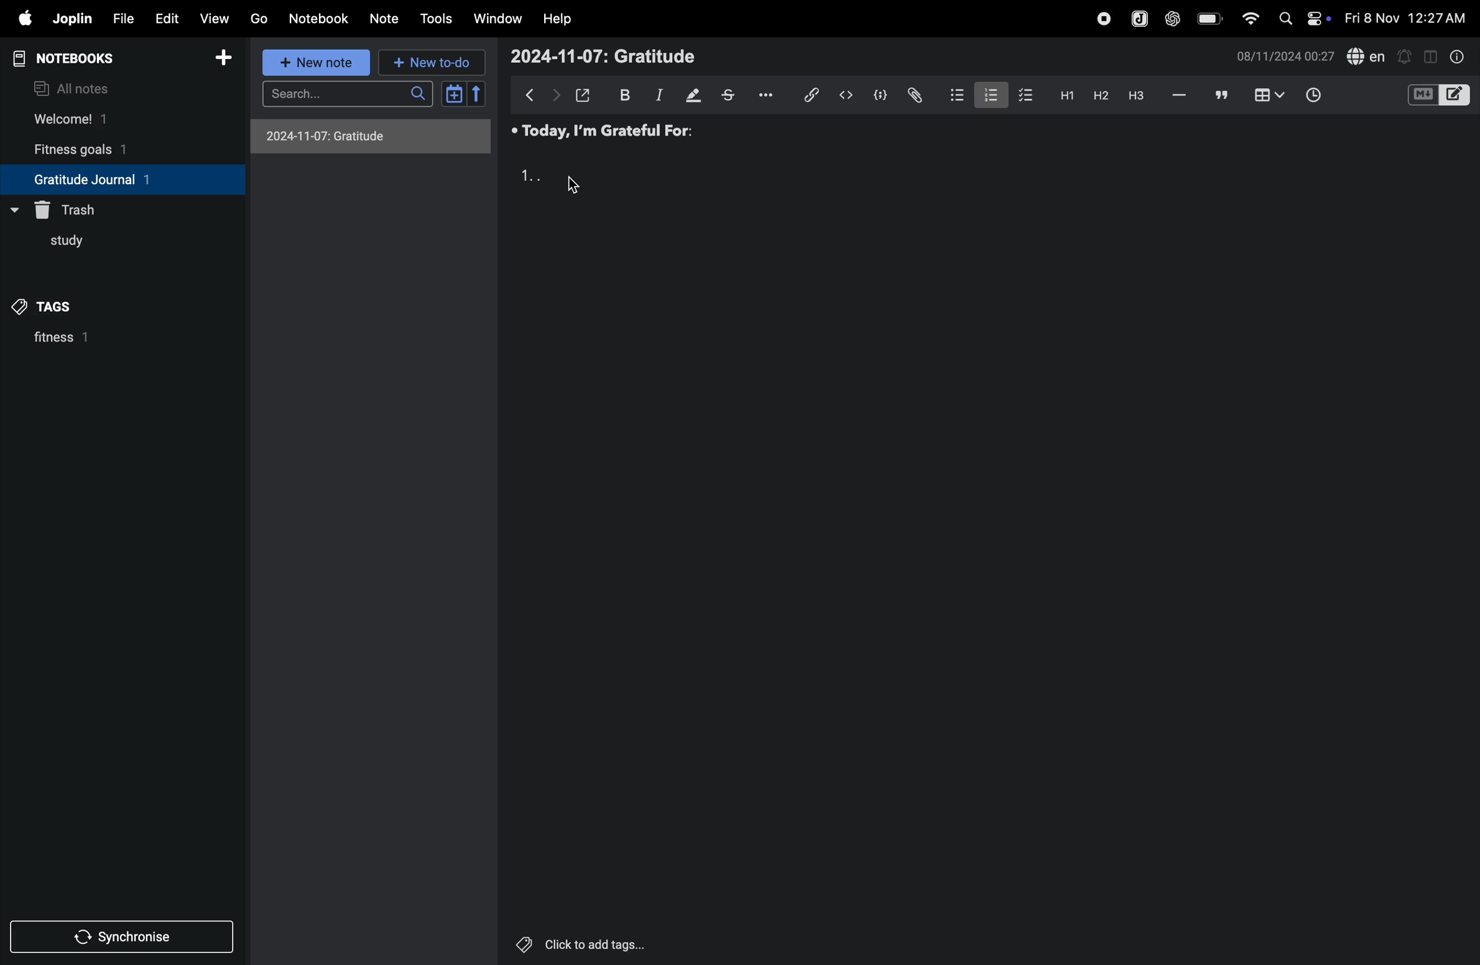 This screenshot has height=965, width=1480. What do you see at coordinates (1310, 96) in the screenshot?
I see `insert time` at bounding box center [1310, 96].